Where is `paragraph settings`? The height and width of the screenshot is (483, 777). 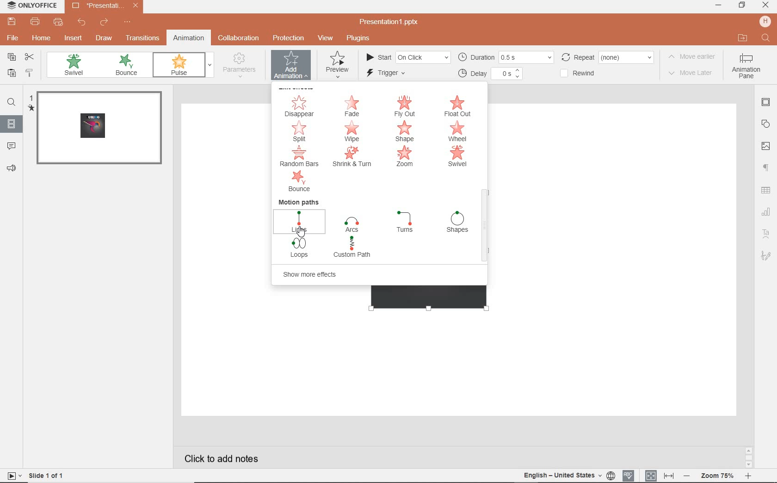
paragraph settings is located at coordinates (767, 167).